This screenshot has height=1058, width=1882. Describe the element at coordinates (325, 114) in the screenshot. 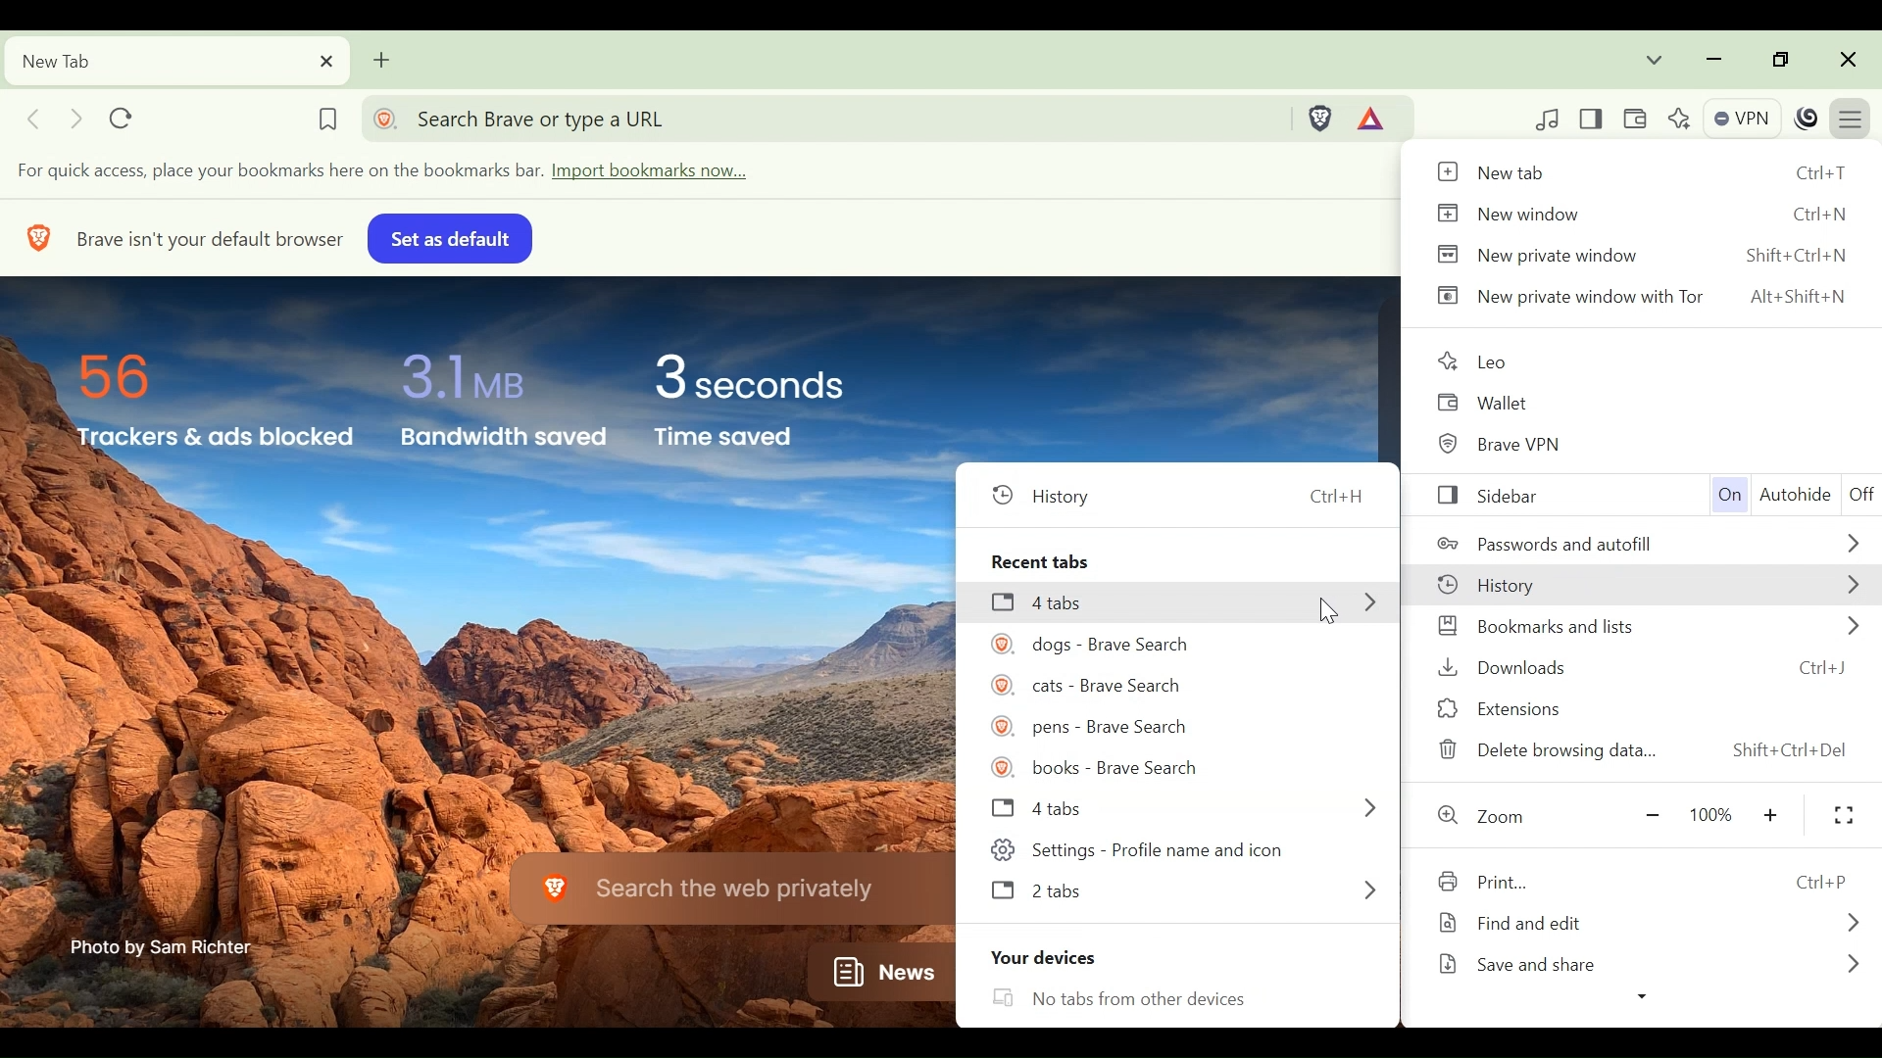

I see `Bookmark this tab` at that location.